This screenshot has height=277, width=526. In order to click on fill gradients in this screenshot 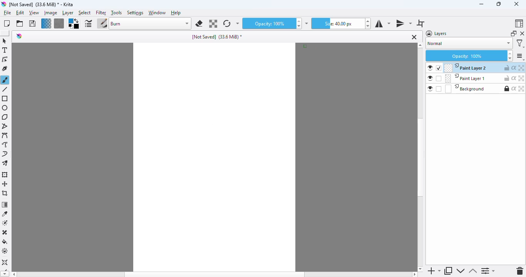, I will do `click(46, 23)`.